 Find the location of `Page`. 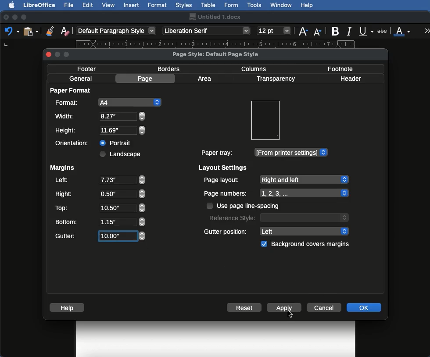

Page is located at coordinates (147, 79).